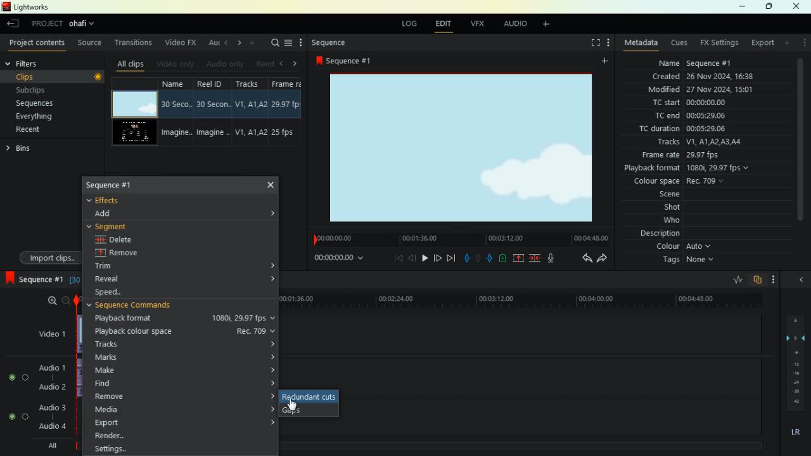  What do you see at coordinates (27, 377) in the screenshot?
I see `toggle` at bounding box center [27, 377].